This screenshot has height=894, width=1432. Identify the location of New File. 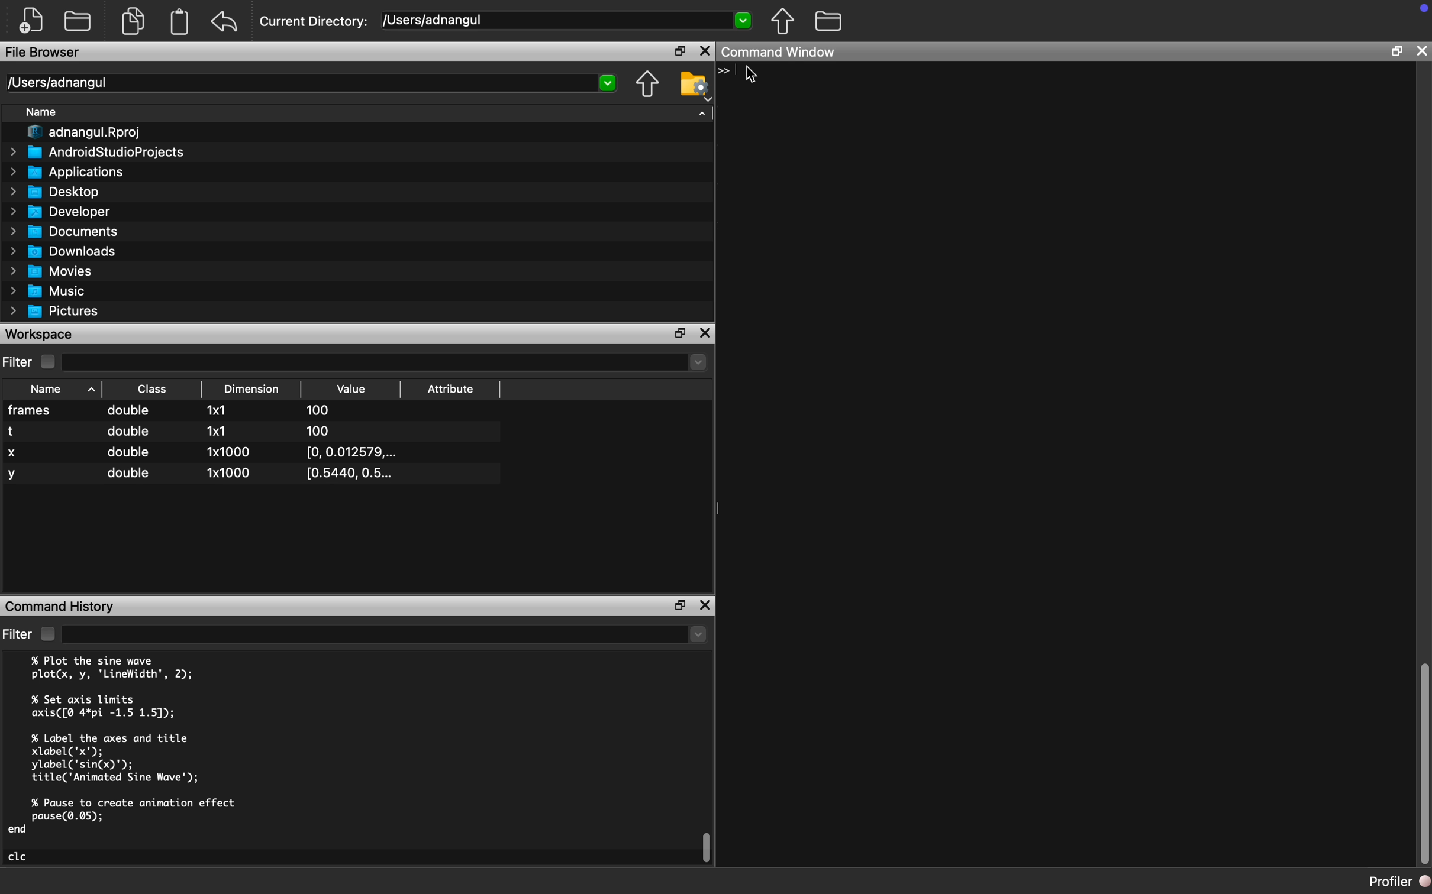
(30, 19).